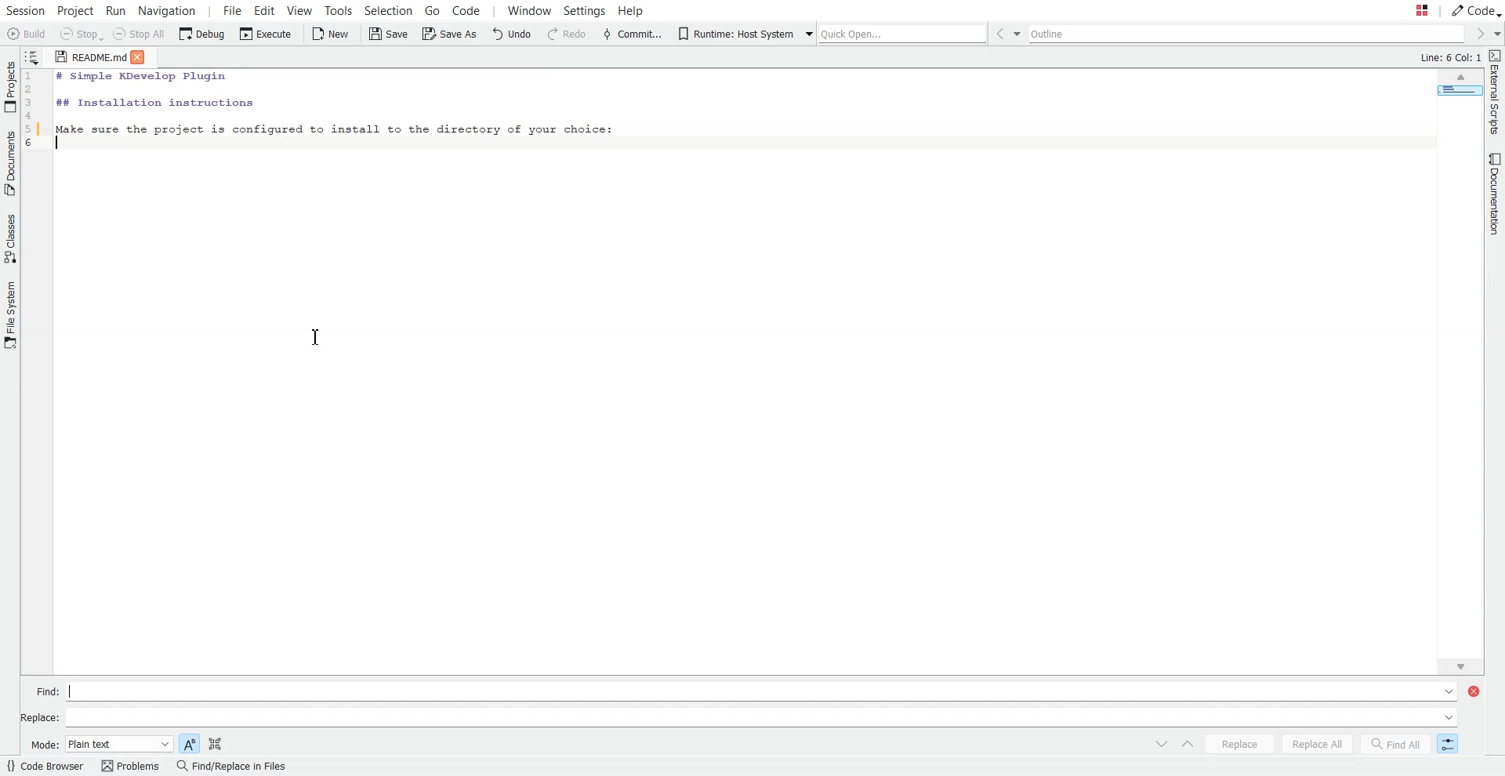 The image size is (1505, 776). What do you see at coordinates (335, 127) in the screenshot?
I see `Make sure the project is configured to install to the directory of your choice:` at bounding box center [335, 127].